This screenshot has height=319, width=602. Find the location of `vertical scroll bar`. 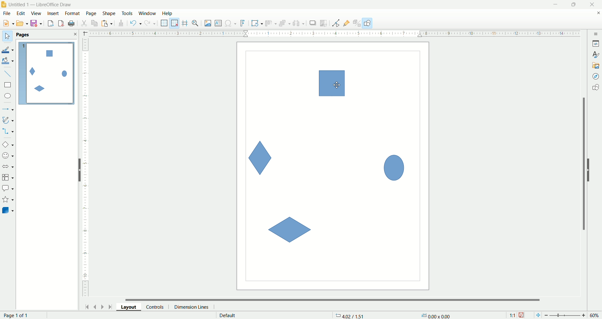

vertical scroll bar is located at coordinates (583, 164).